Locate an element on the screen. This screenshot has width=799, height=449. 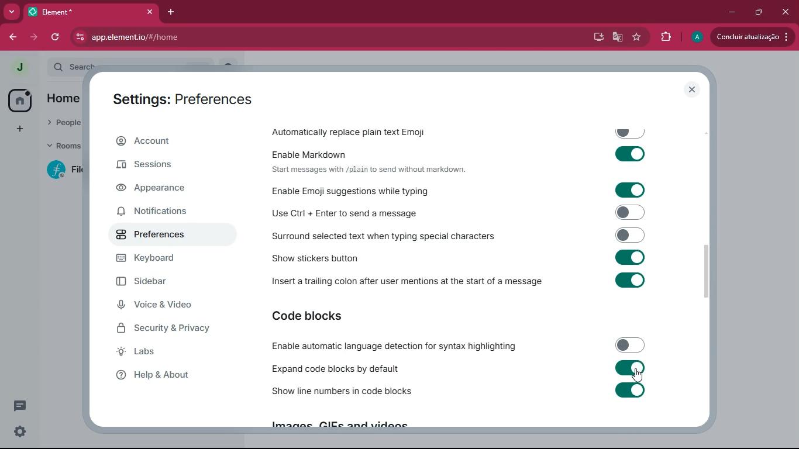
room is located at coordinates (60, 170).